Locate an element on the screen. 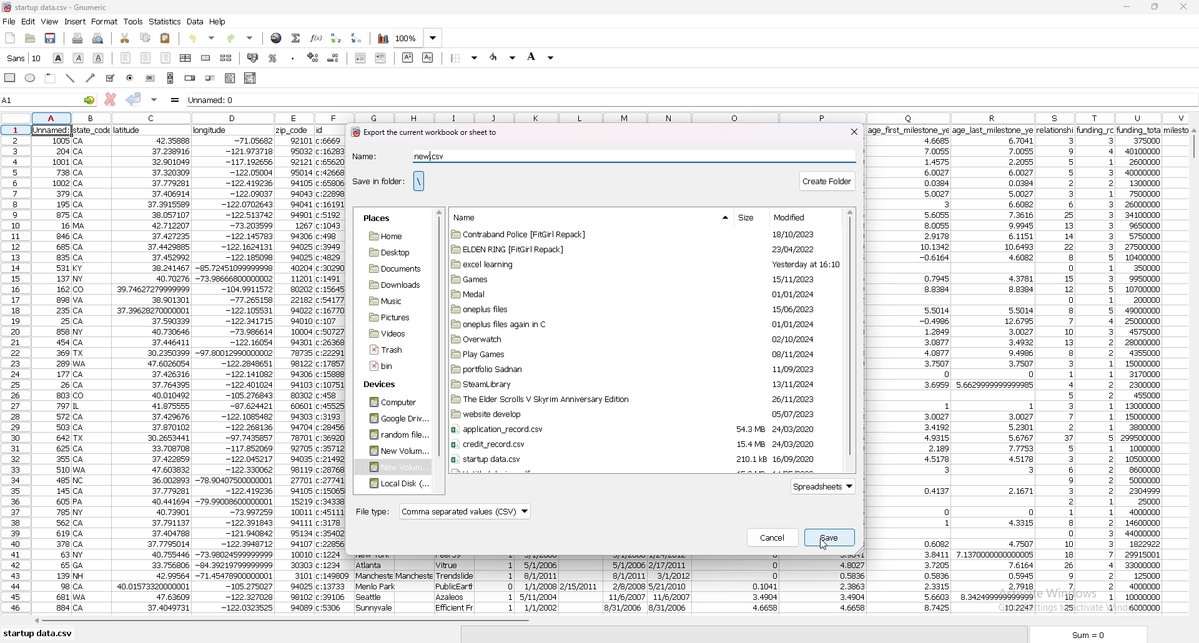 The height and width of the screenshot is (643, 1199). folder is located at coordinates (393, 484).